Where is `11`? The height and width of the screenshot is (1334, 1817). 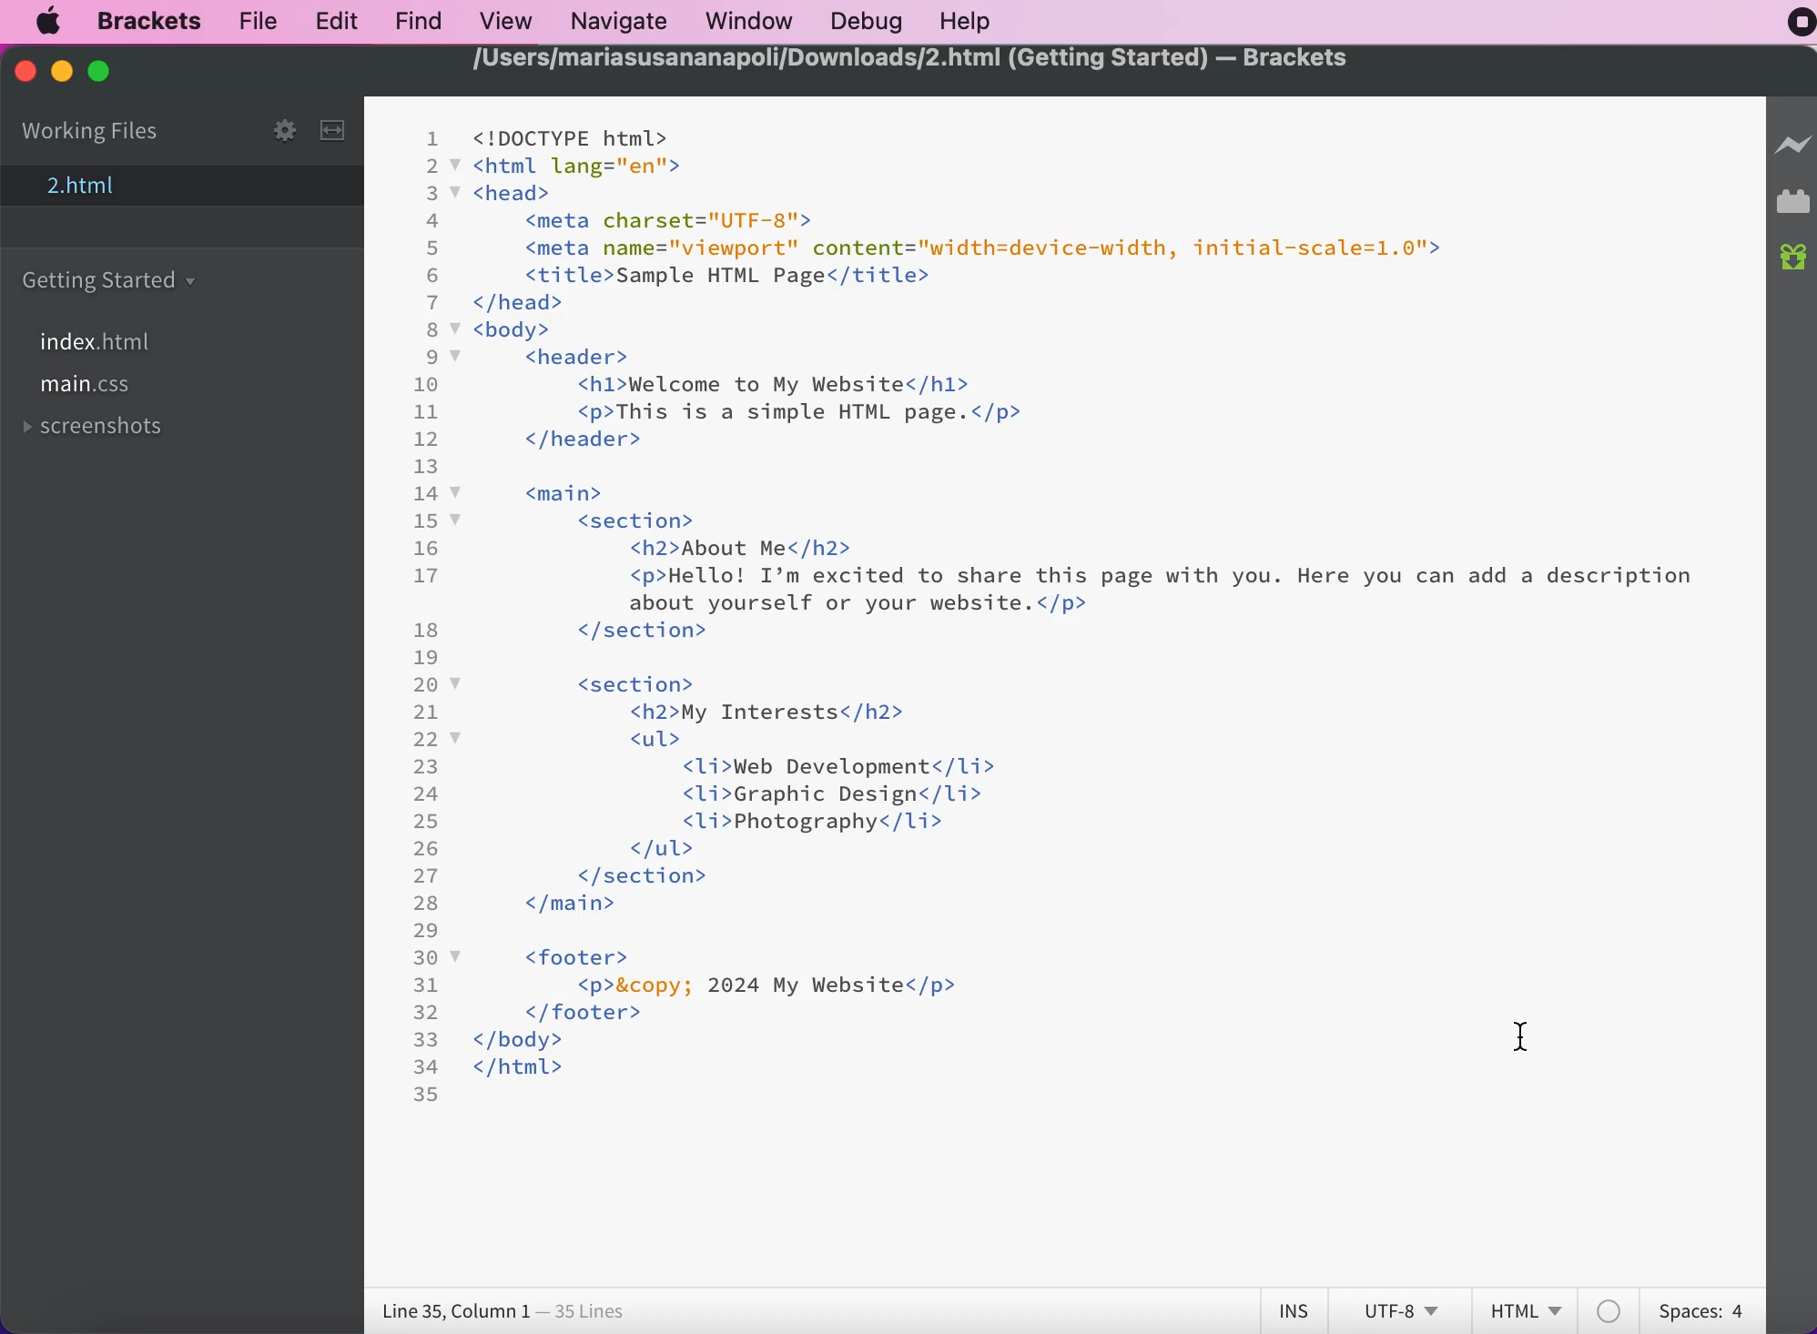 11 is located at coordinates (429, 412).